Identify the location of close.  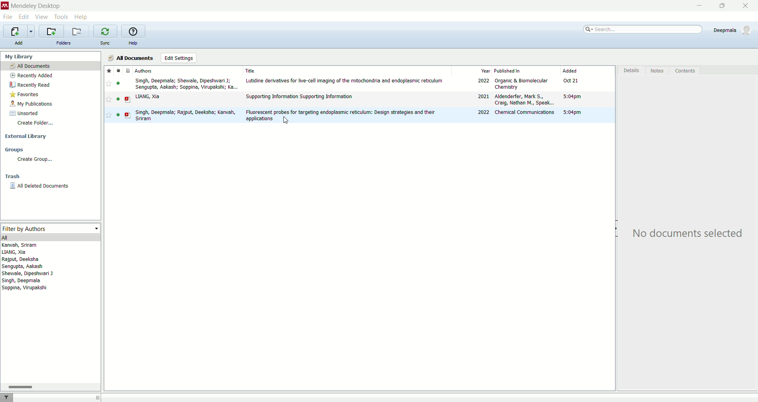
(745, 6).